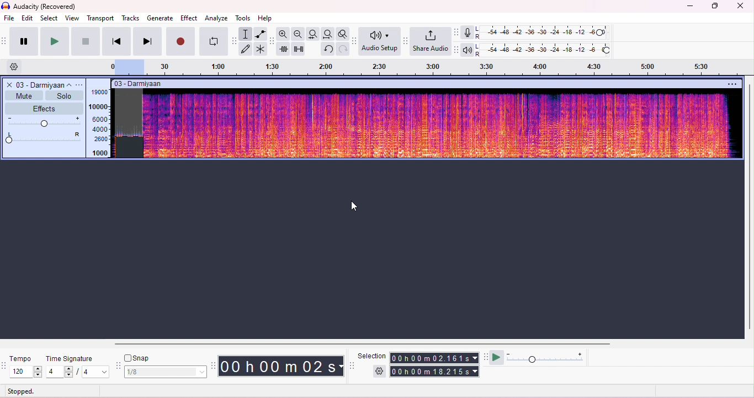 The image size is (754, 398). I want to click on playback level, so click(545, 50).